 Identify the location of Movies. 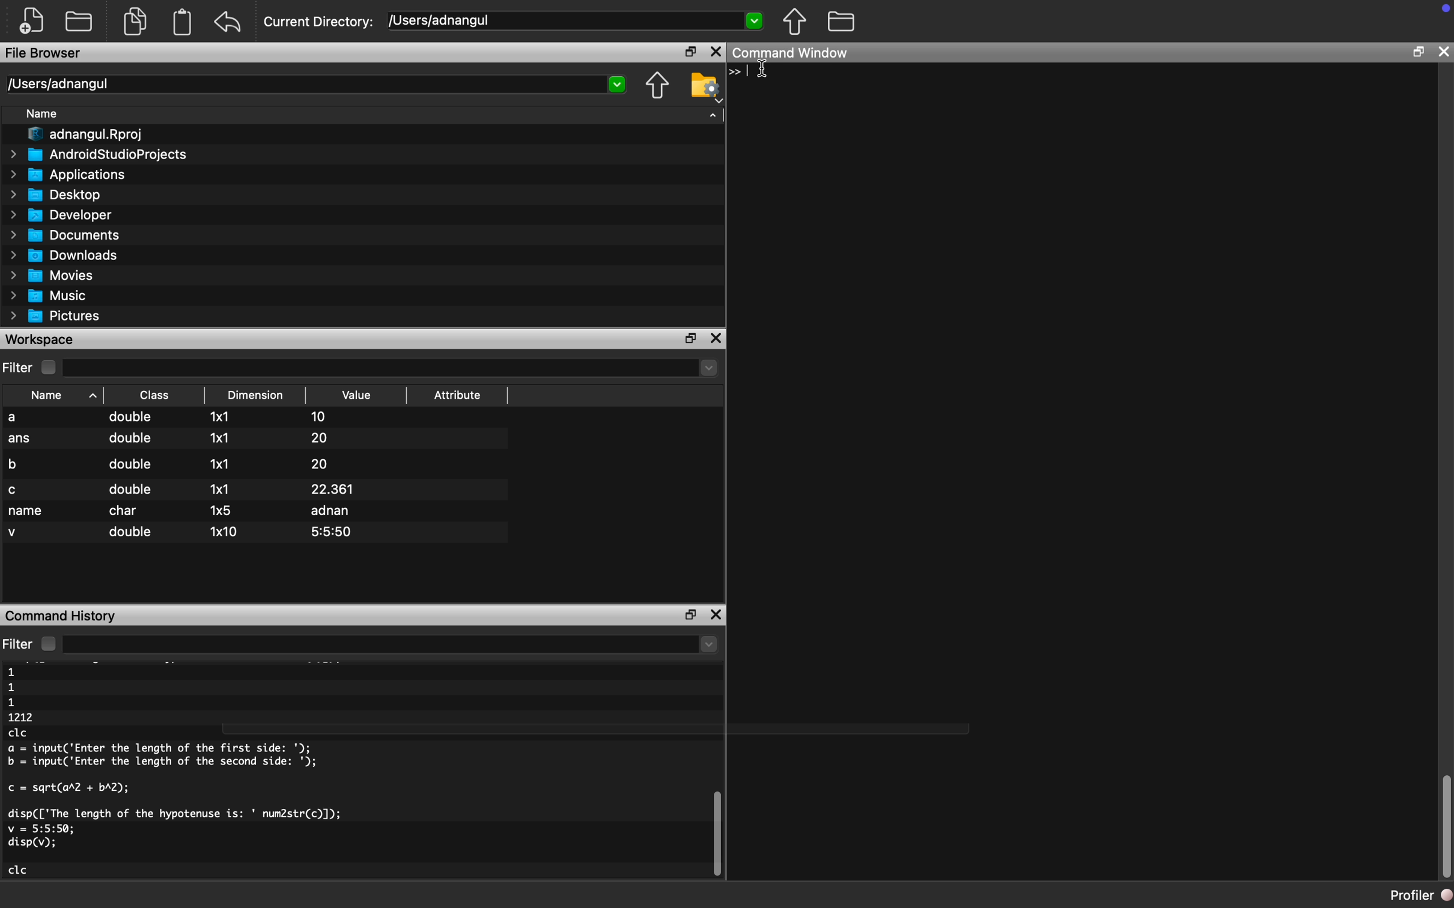
(50, 276).